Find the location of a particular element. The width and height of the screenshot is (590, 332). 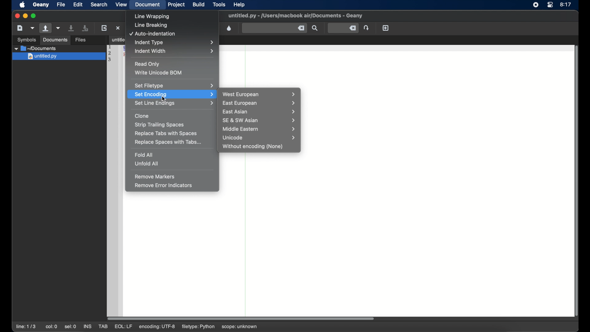

geany is located at coordinates (41, 5).